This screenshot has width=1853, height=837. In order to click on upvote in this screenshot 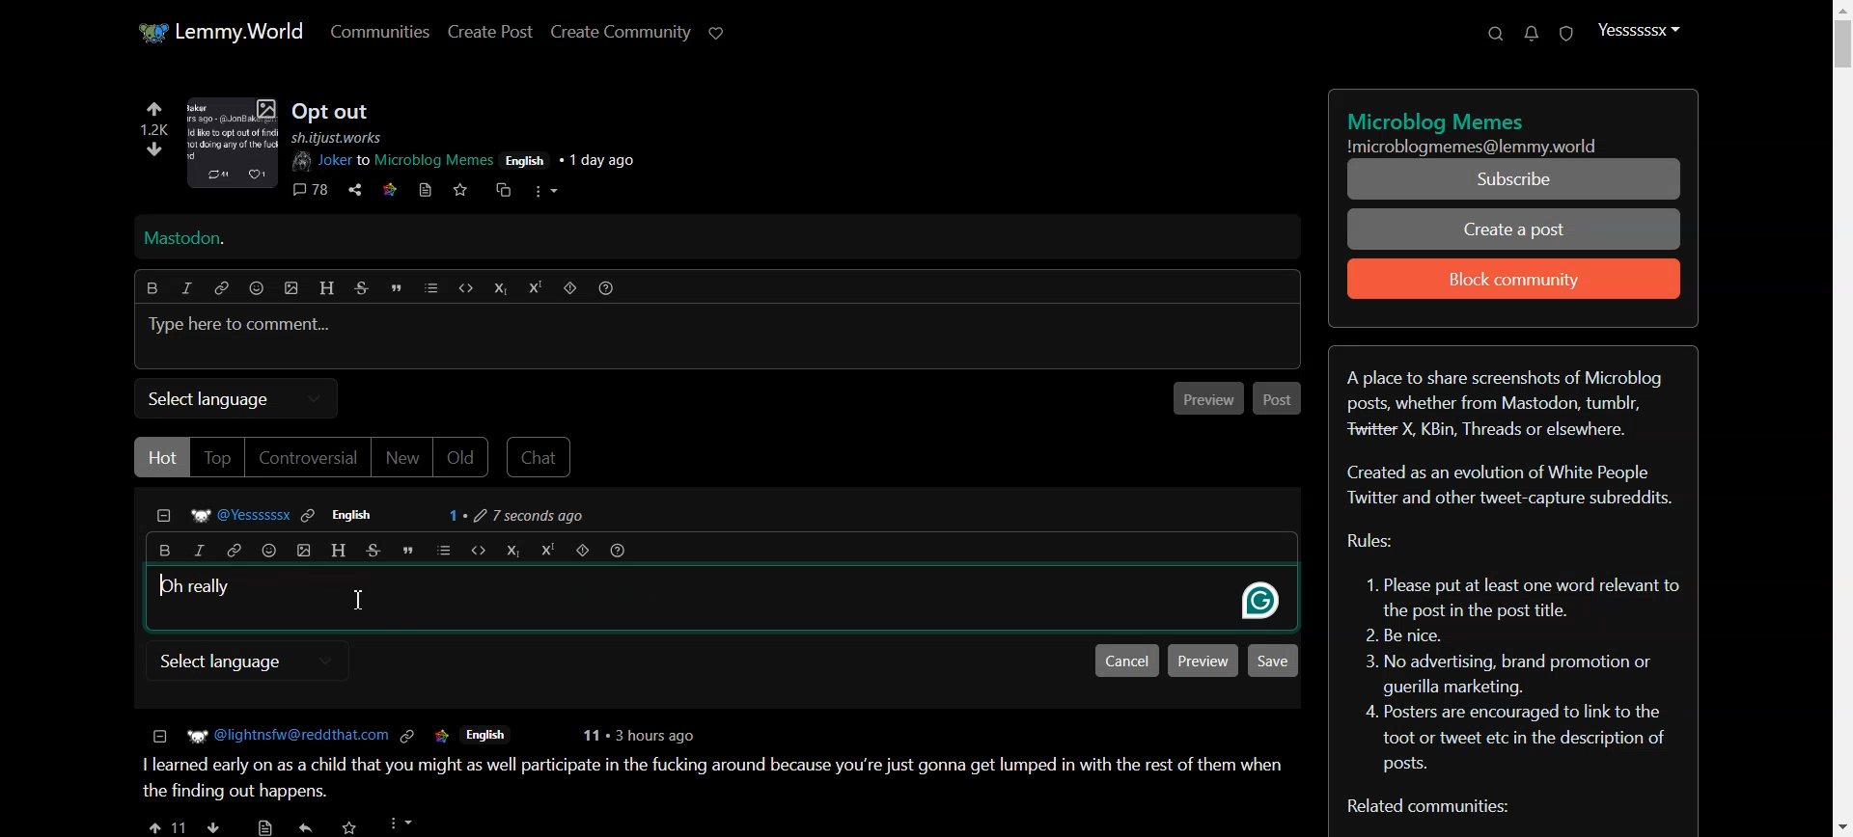, I will do `click(153, 111)`.